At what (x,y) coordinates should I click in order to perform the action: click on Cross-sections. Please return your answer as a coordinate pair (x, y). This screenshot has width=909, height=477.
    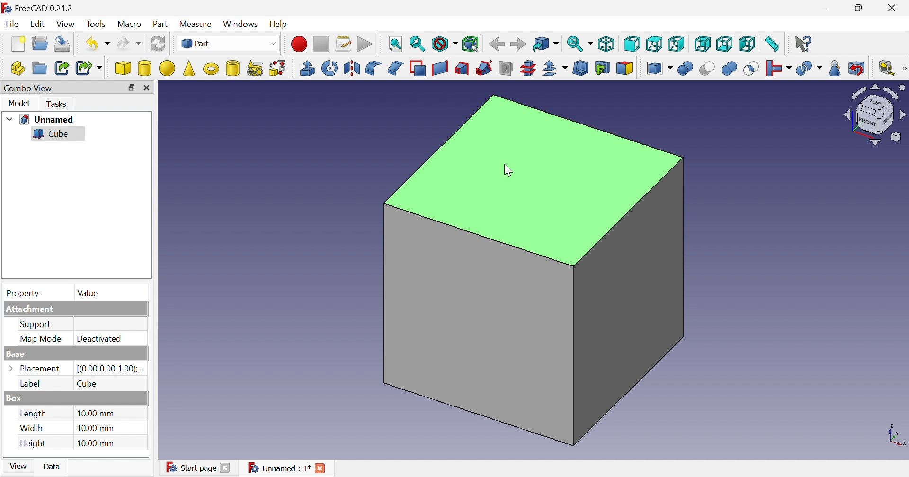
    Looking at the image, I should click on (528, 68).